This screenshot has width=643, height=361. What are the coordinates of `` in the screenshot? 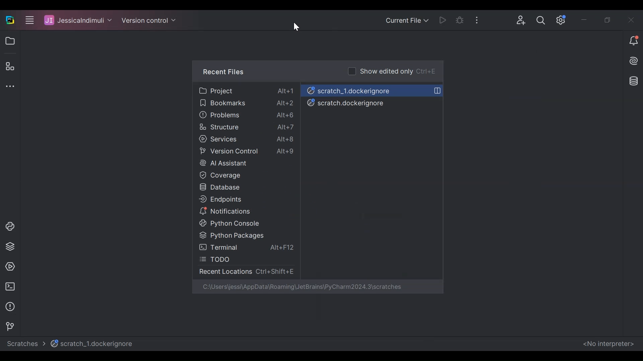 It's located at (543, 20).